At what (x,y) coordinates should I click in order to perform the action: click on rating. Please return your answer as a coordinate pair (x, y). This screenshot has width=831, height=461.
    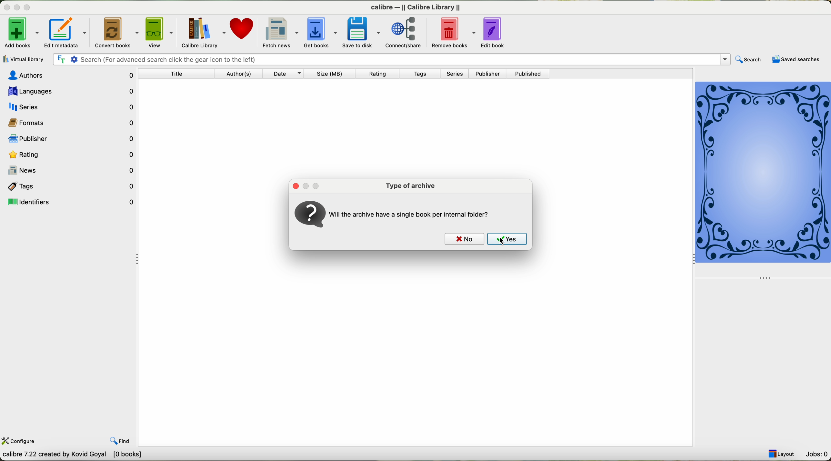
    Looking at the image, I should click on (381, 74).